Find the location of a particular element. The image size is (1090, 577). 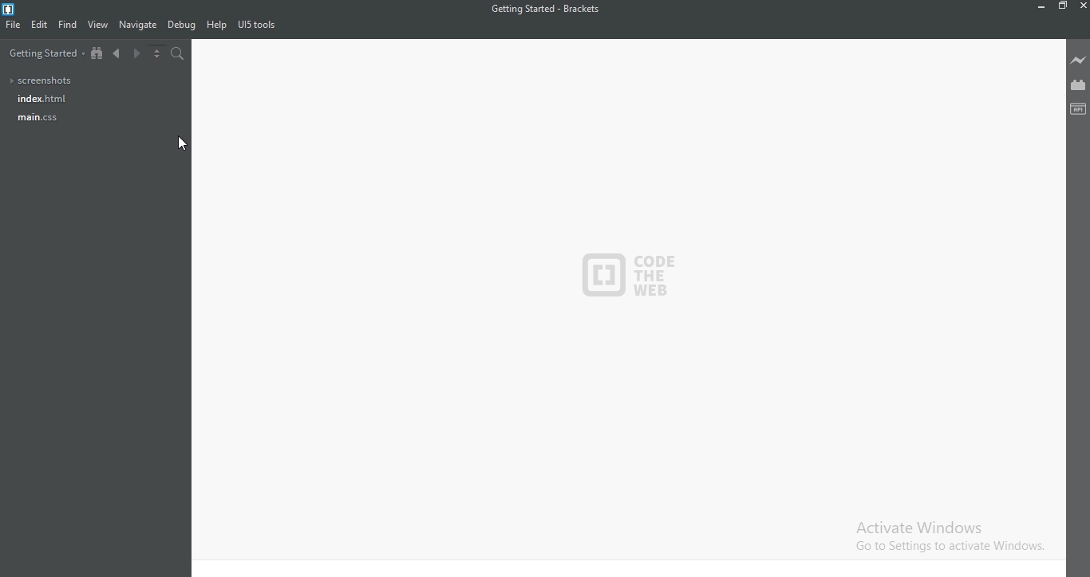

Index.html is located at coordinates (40, 99).